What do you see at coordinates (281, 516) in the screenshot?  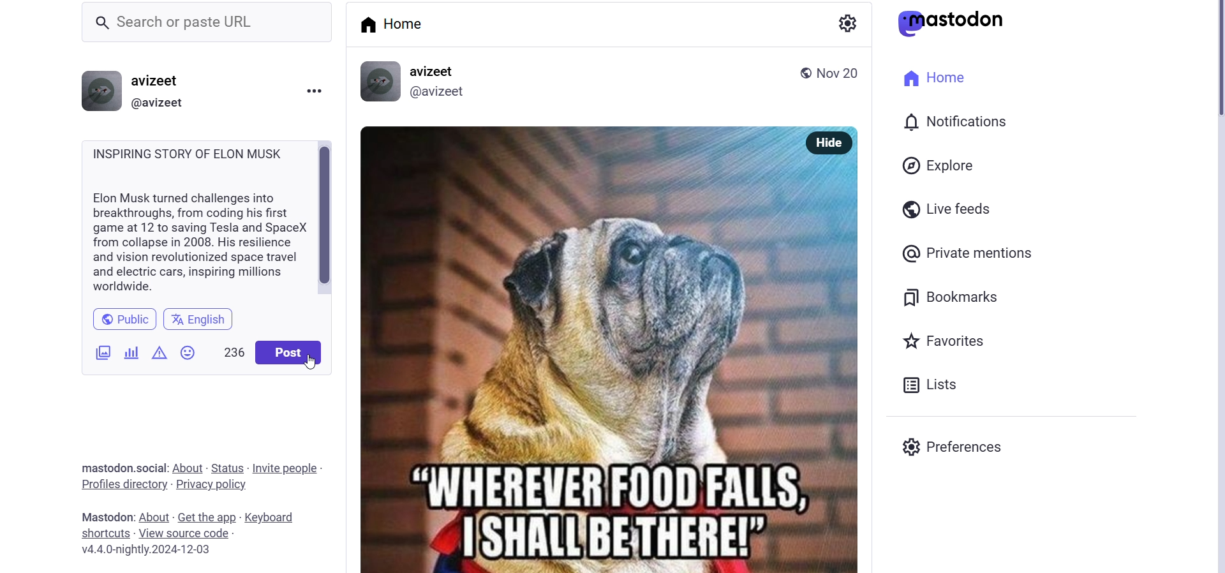 I see `Keyboard` at bounding box center [281, 516].